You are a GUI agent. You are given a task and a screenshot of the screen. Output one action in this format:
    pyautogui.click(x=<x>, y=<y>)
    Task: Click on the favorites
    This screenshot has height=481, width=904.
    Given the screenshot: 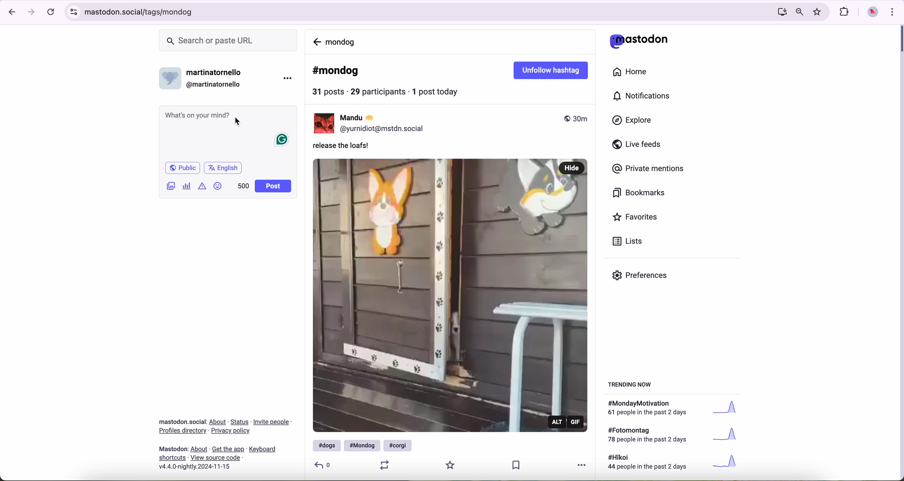 What is the action you would take?
    pyautogui.click(x=636, y=217)
    